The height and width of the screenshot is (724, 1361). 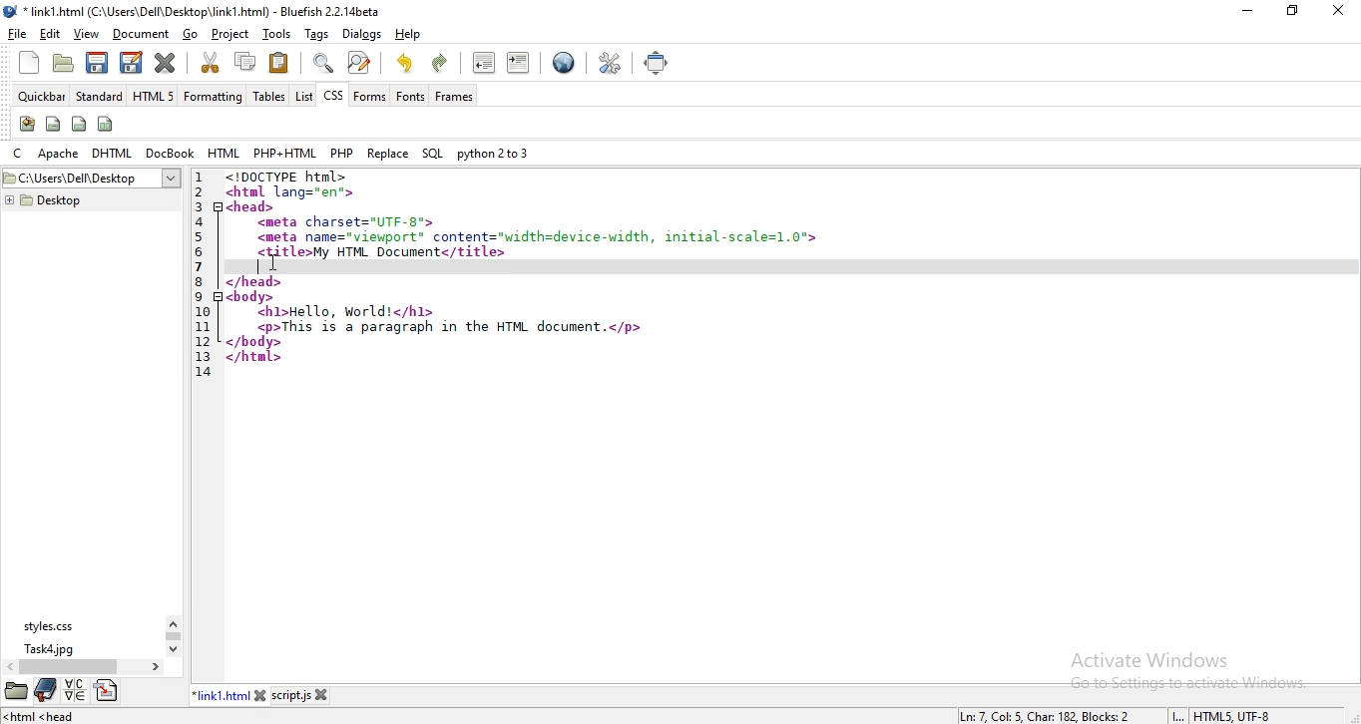 What do you see at coordinates (370, 97) in the screenshot?
I see `forms` at bounding box center [370, 97].